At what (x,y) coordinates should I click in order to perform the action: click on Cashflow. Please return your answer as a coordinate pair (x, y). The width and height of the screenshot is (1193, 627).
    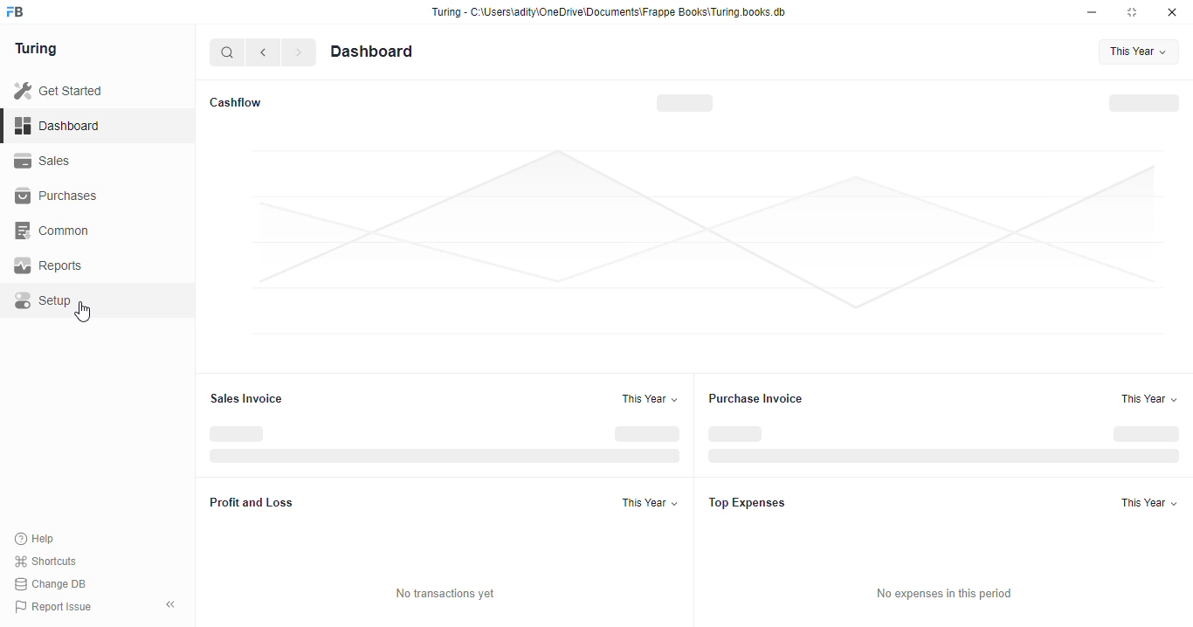
    Looking at the image, I should click on (242, 100).